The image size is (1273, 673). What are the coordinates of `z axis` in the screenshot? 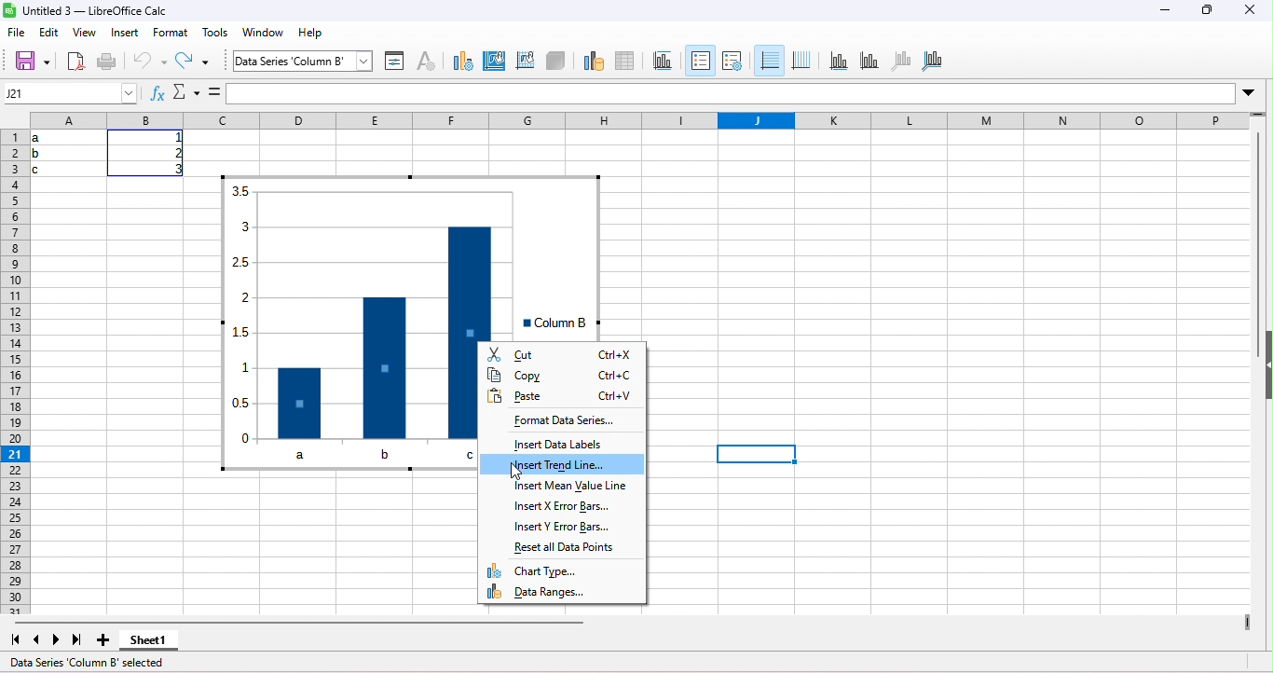 It's located at (905, 60).